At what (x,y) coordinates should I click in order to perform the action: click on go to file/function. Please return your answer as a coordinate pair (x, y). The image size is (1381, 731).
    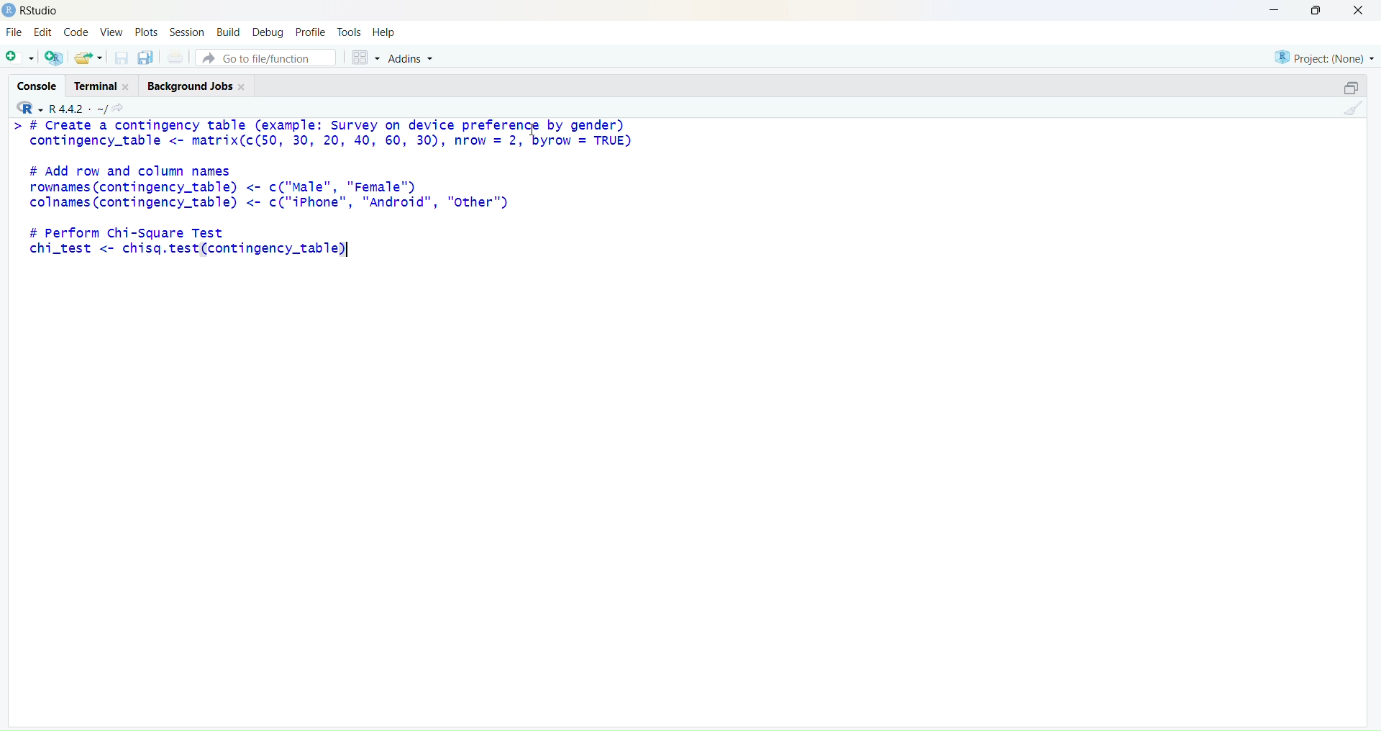
    Looking at the image, I should click on (265, 58).